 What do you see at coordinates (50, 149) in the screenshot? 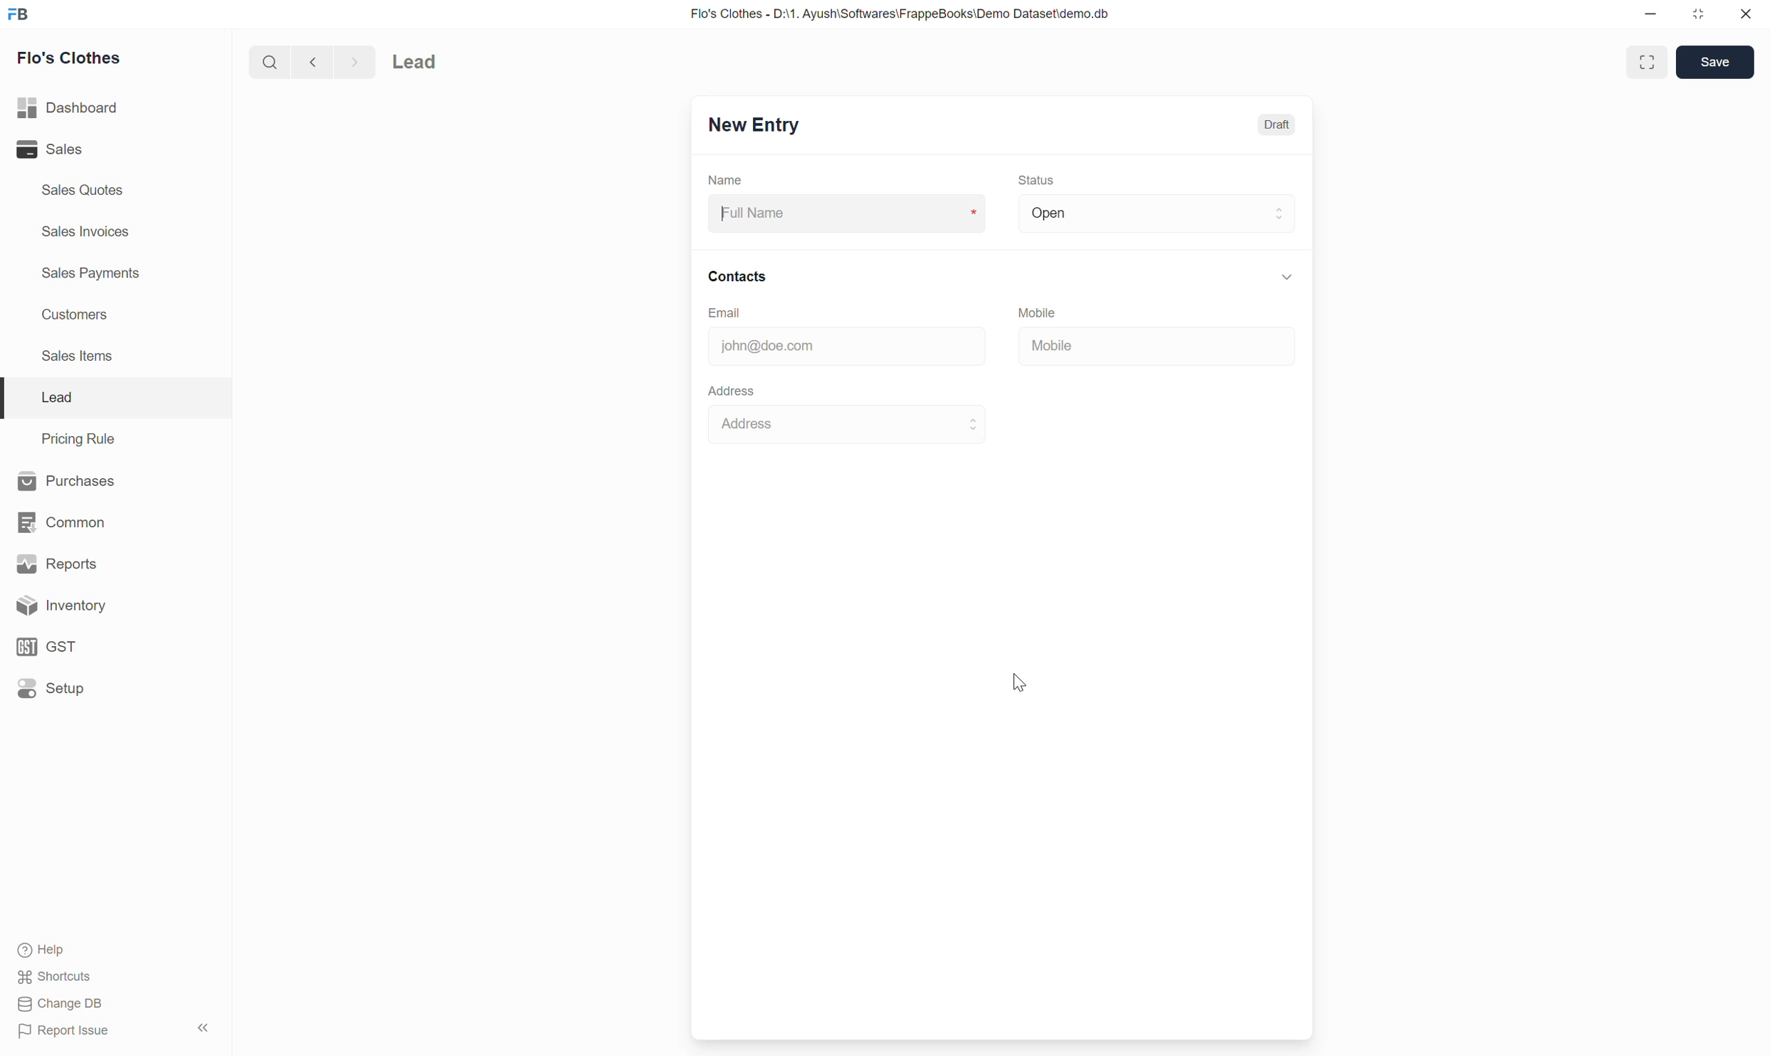
I see `Sales` at bounding box center [50, 149].